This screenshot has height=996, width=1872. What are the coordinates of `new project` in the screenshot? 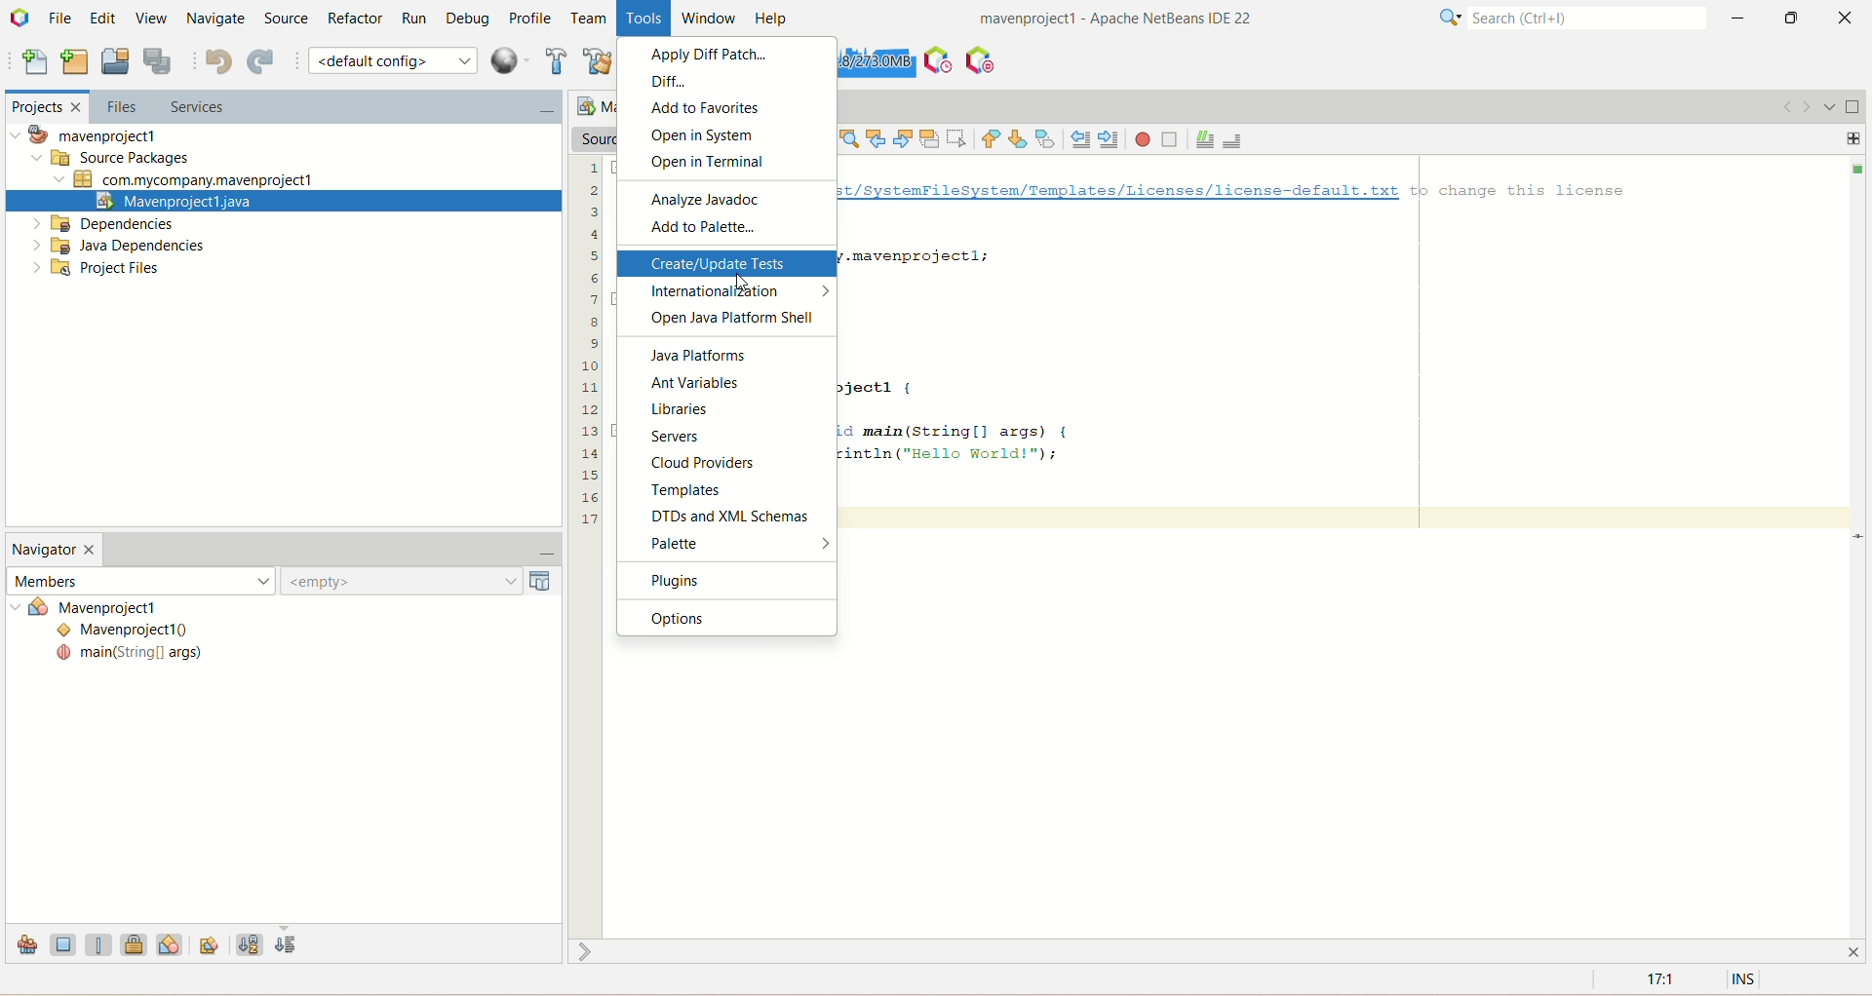 It's located at (74, 59).